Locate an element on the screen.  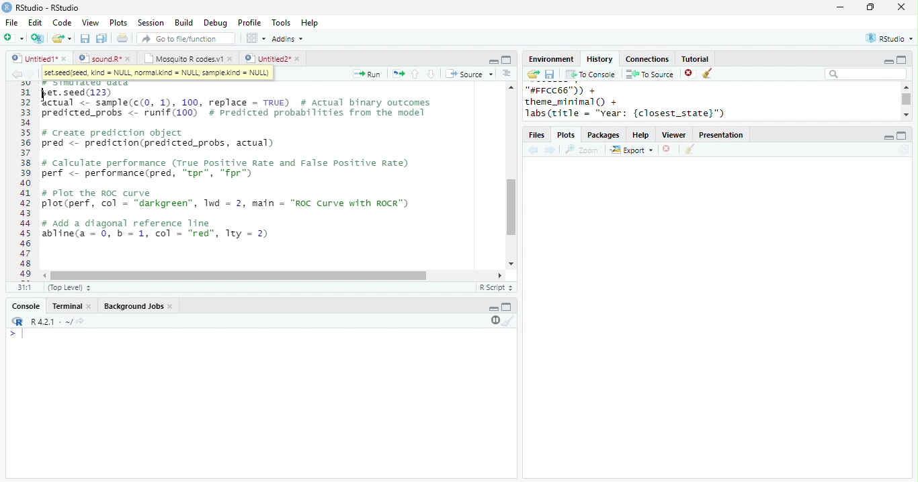
Code is located at coordinates (62, 22).